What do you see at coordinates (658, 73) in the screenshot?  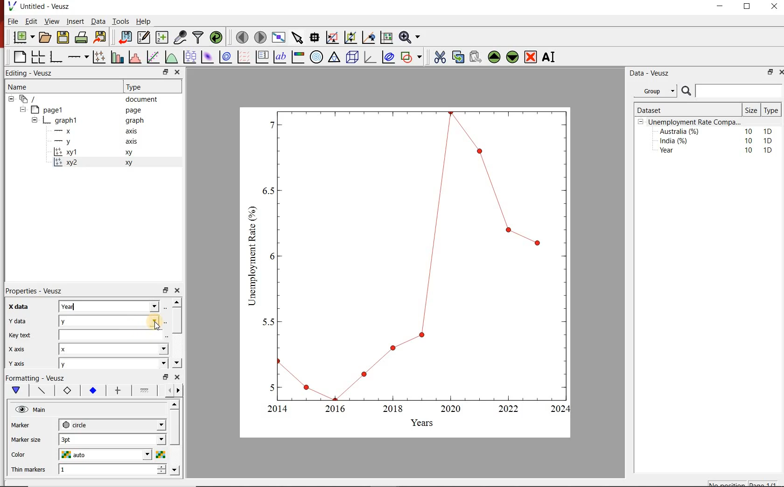 I see `Data - Veusz` at bounding box center [658, 73].